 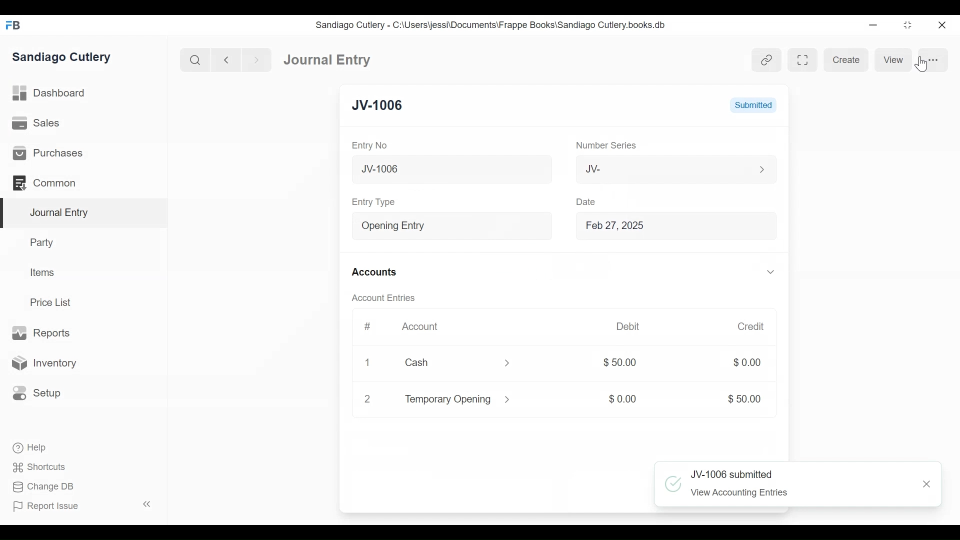 What do you see at coordinates (13, 25) in the screenshot?
I see `Frappe Books Desktop Icon` at bounding box center [13, 25].